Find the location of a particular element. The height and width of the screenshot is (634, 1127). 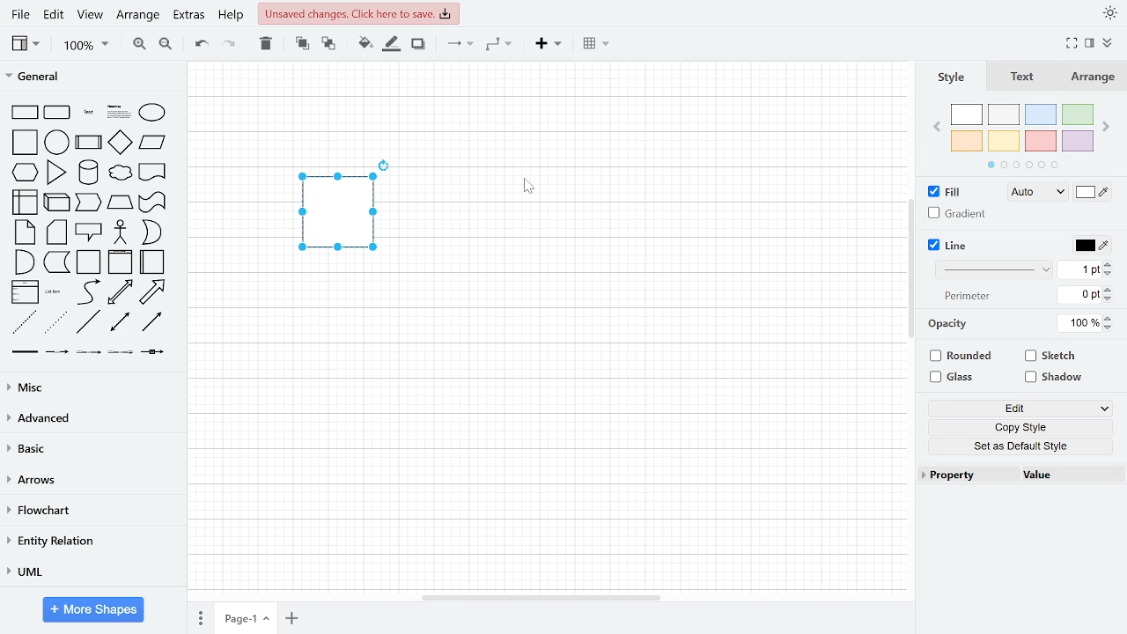

increase perimeter is located at coordinates (1109, 289).